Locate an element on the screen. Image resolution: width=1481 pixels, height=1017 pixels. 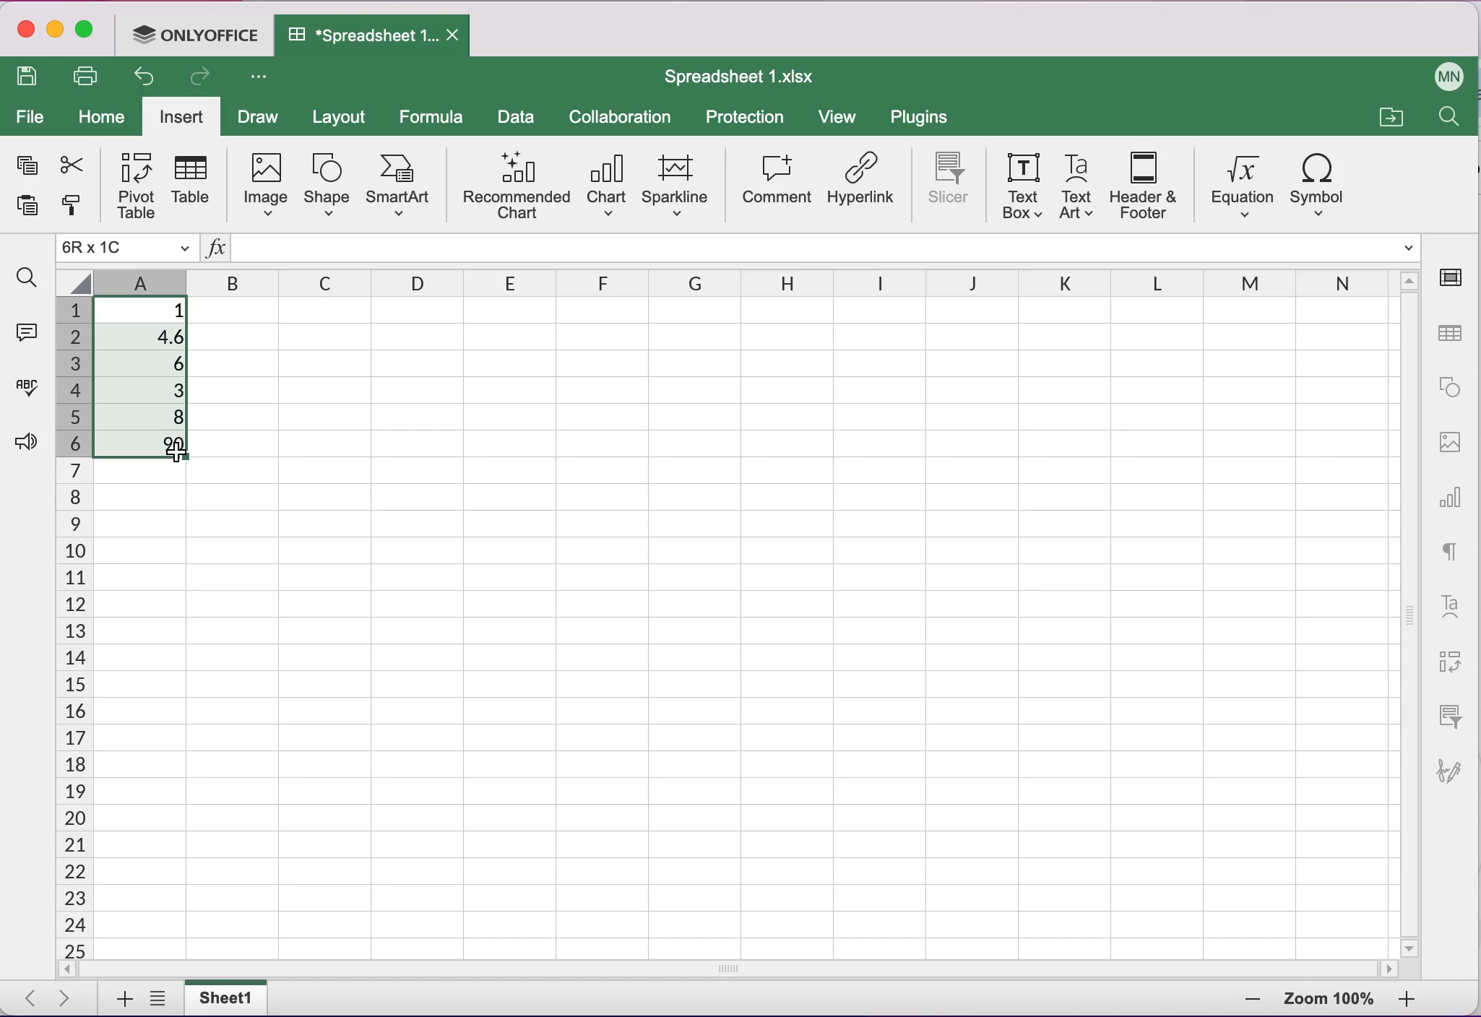
file is located at coordinates (33, 117).